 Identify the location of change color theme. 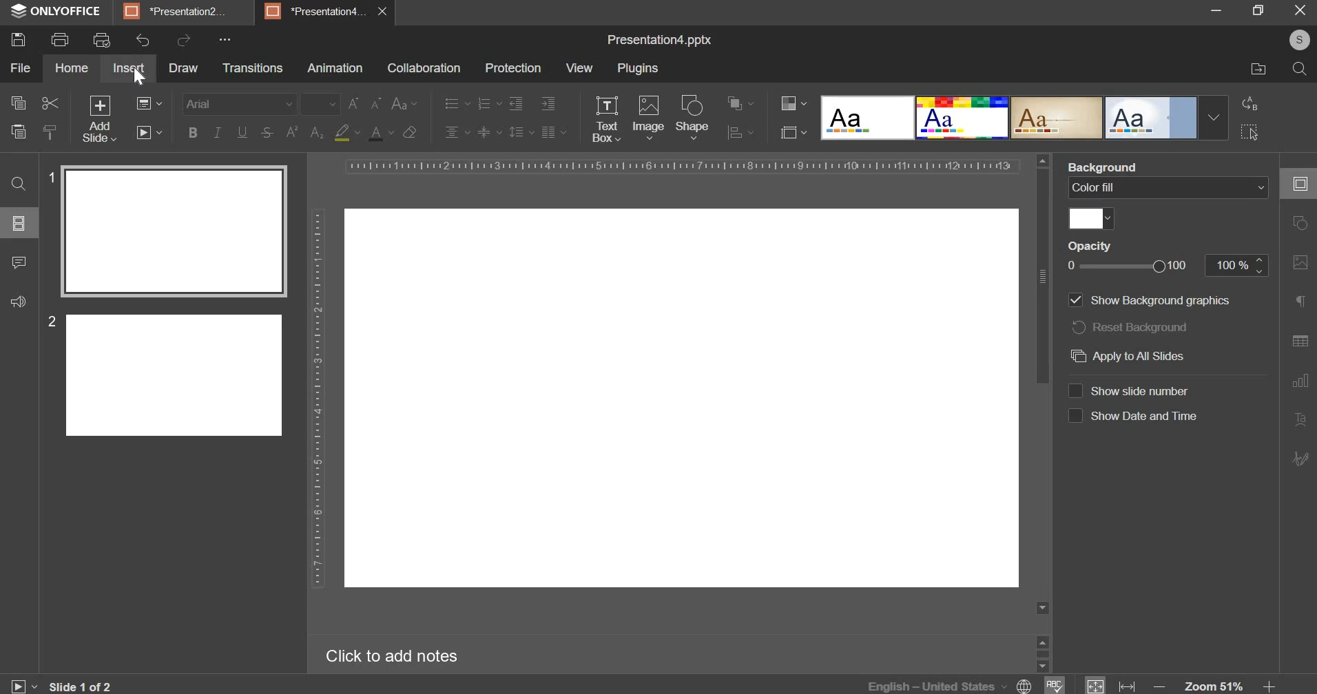
(789, 101).